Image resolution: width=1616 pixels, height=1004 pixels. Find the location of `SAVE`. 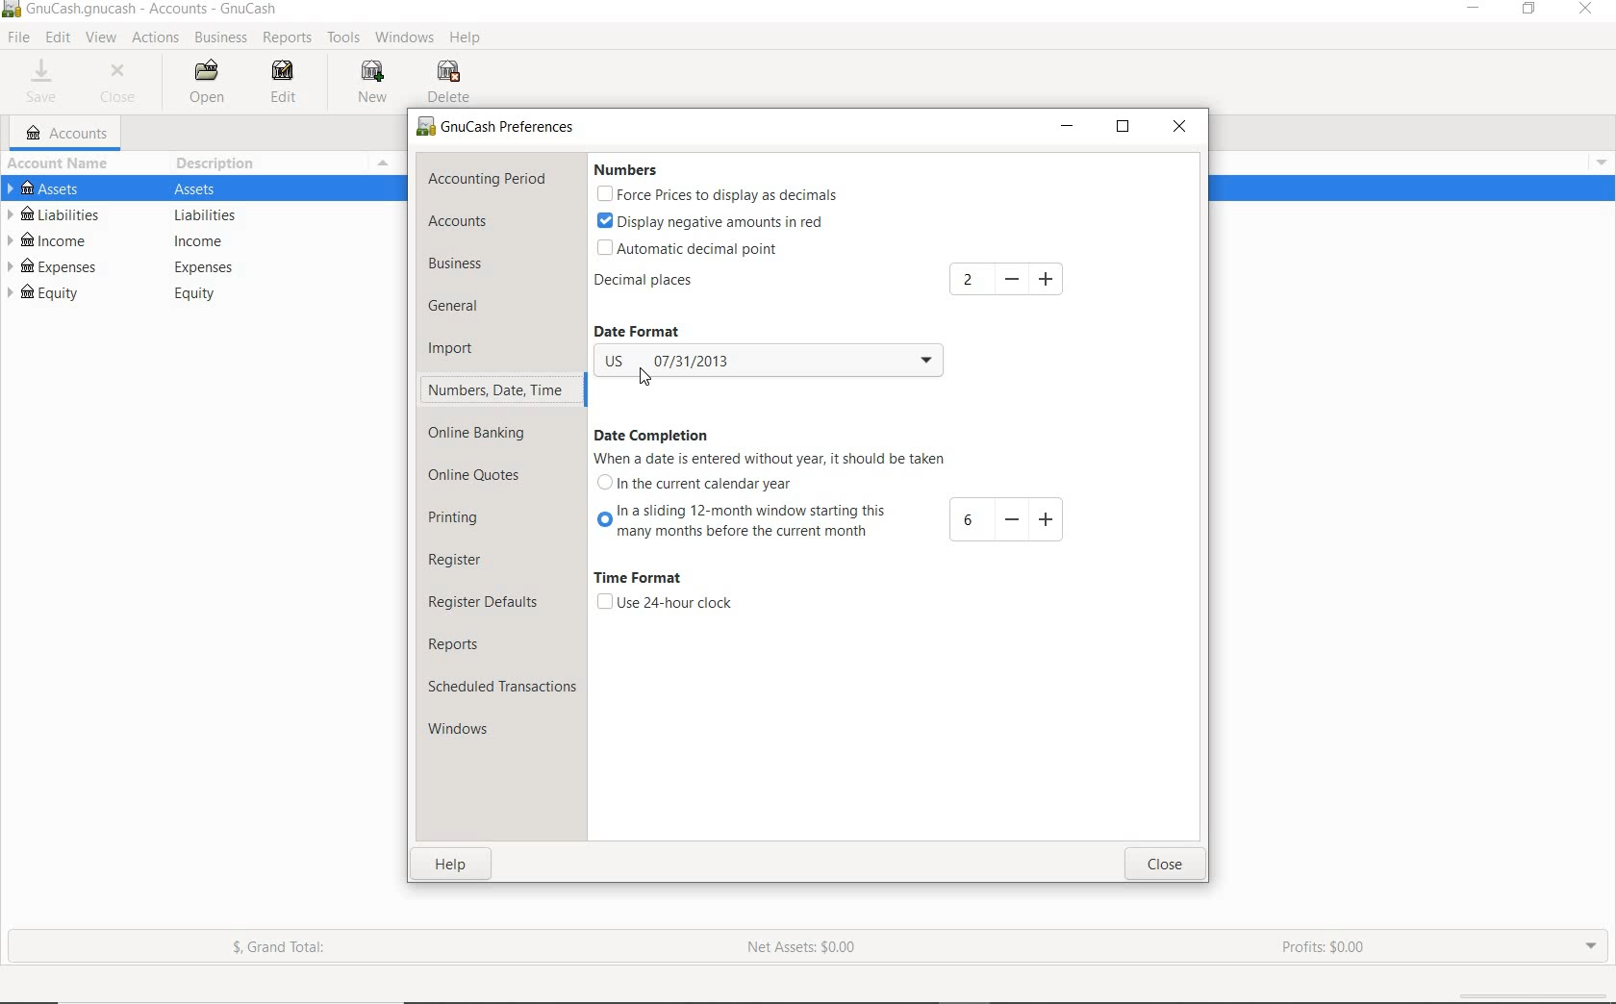

SAVE is located at coordinates (42, 84).